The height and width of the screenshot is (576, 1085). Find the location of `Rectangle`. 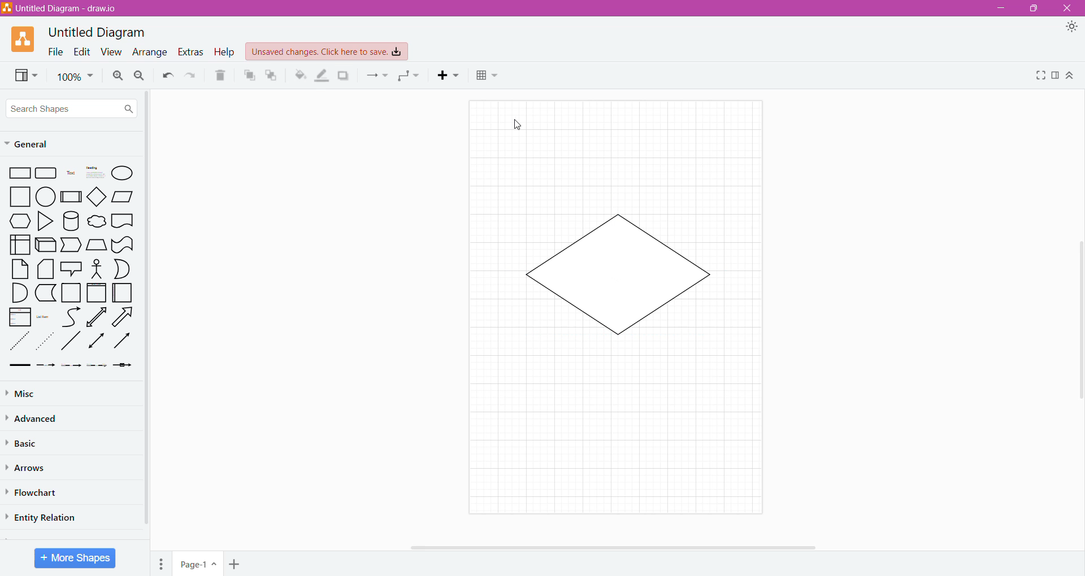

Rectangle is located at coordinates (20, 173).